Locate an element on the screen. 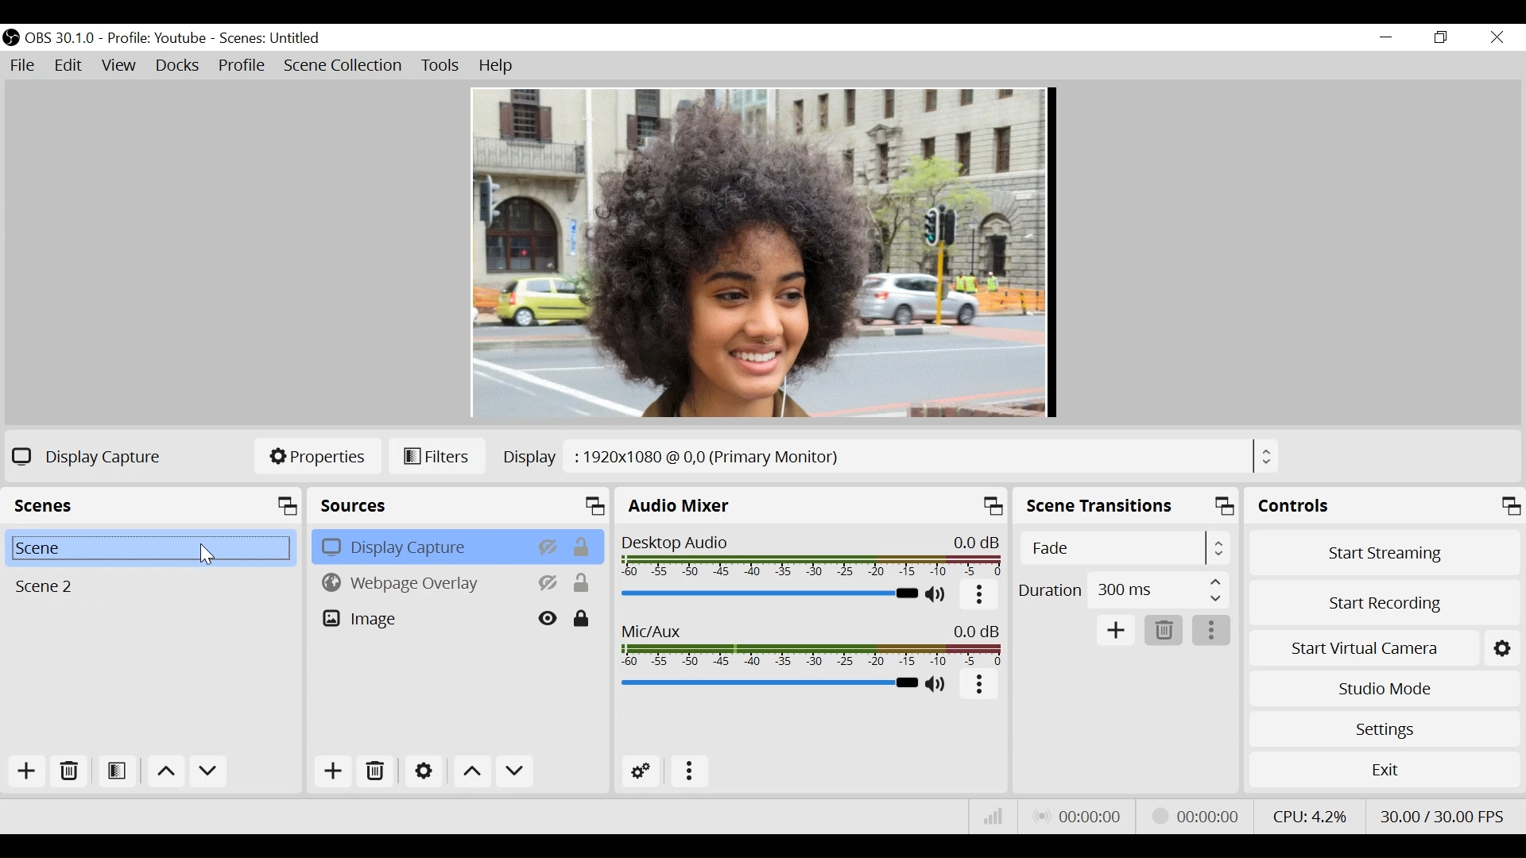  More Options is located at coordinates (980, 597).